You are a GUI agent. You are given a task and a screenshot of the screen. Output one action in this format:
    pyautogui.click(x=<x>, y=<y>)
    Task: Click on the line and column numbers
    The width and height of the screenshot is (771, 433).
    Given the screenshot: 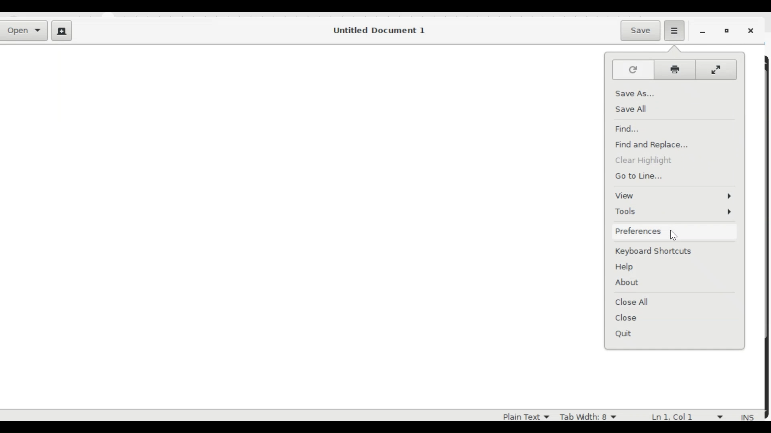 What is the action you would take?
    pyautogui.click(x=689, y=415)
    